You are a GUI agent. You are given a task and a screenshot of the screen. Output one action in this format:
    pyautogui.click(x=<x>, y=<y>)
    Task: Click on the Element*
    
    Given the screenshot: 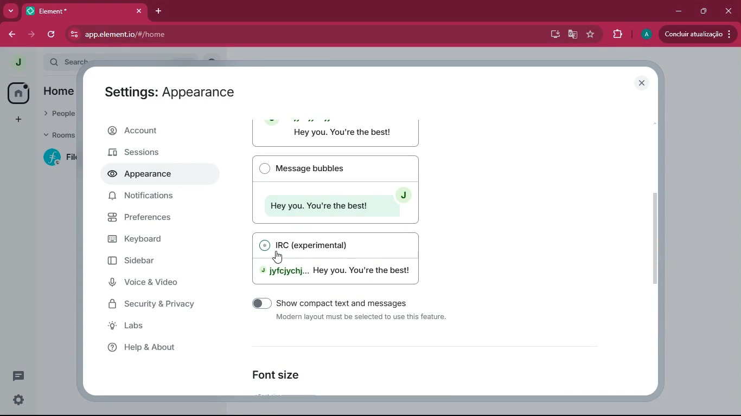 What is the action you would take?
    pyautogui.click(x=76, y=10)
    